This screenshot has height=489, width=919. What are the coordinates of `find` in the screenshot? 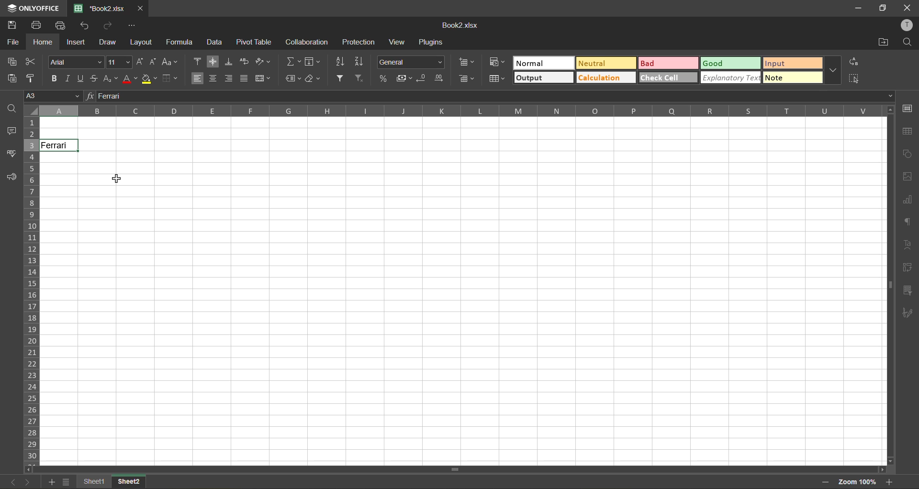 It's located at (13, 110).